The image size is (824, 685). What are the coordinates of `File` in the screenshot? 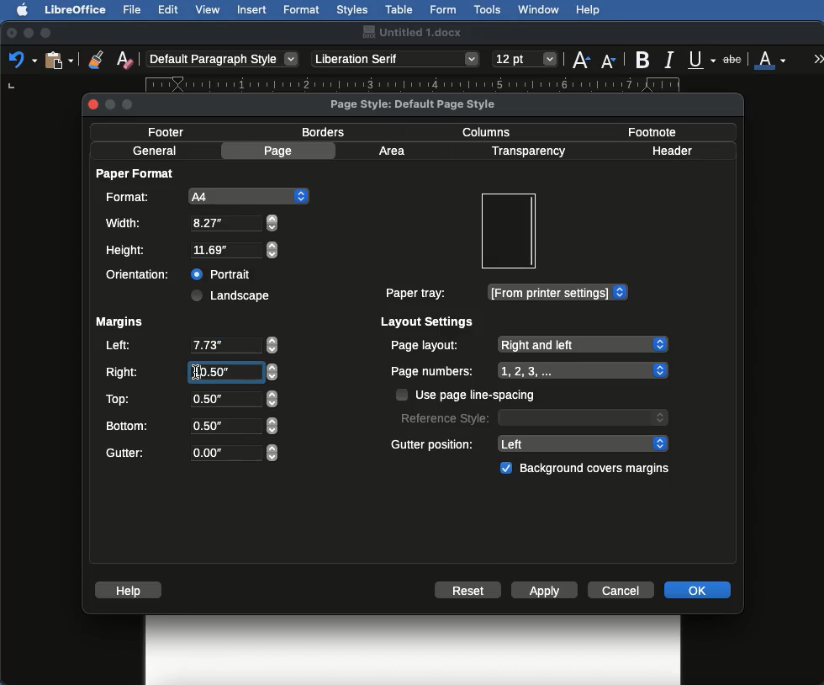 It's located at (134, 9).